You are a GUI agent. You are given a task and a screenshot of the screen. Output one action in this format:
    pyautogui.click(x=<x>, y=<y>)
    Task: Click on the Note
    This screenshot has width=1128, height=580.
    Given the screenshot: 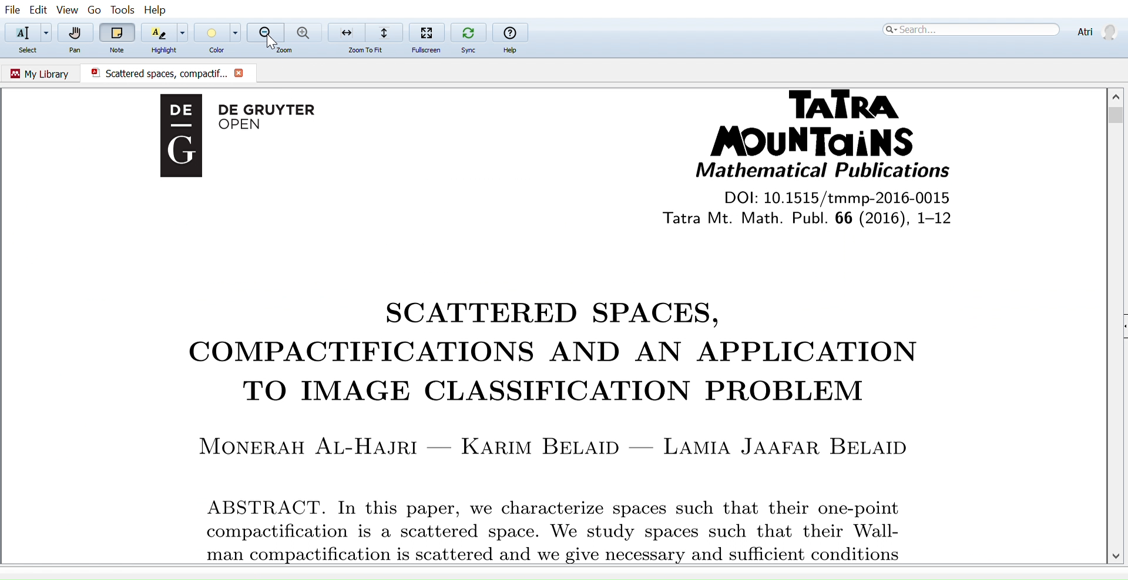 What is the action you would take?
    pyautogui.click(x=117, y=32)
    